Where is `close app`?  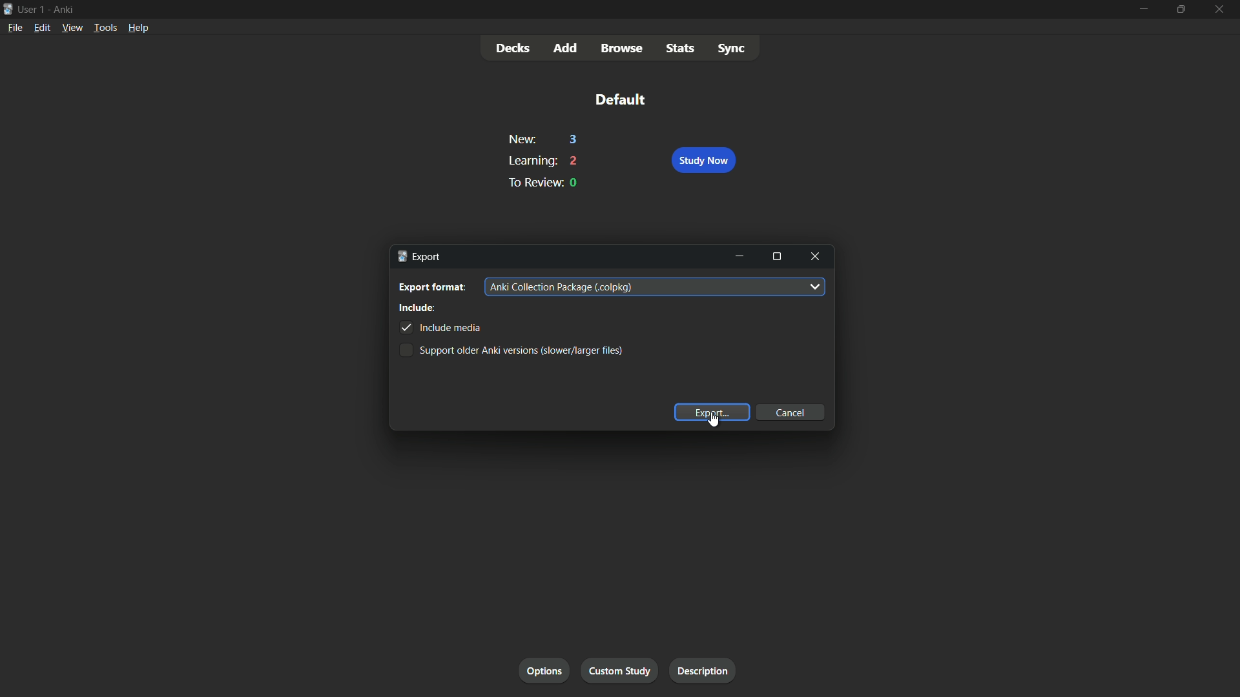 close app is located at coordinates (1222, 9).